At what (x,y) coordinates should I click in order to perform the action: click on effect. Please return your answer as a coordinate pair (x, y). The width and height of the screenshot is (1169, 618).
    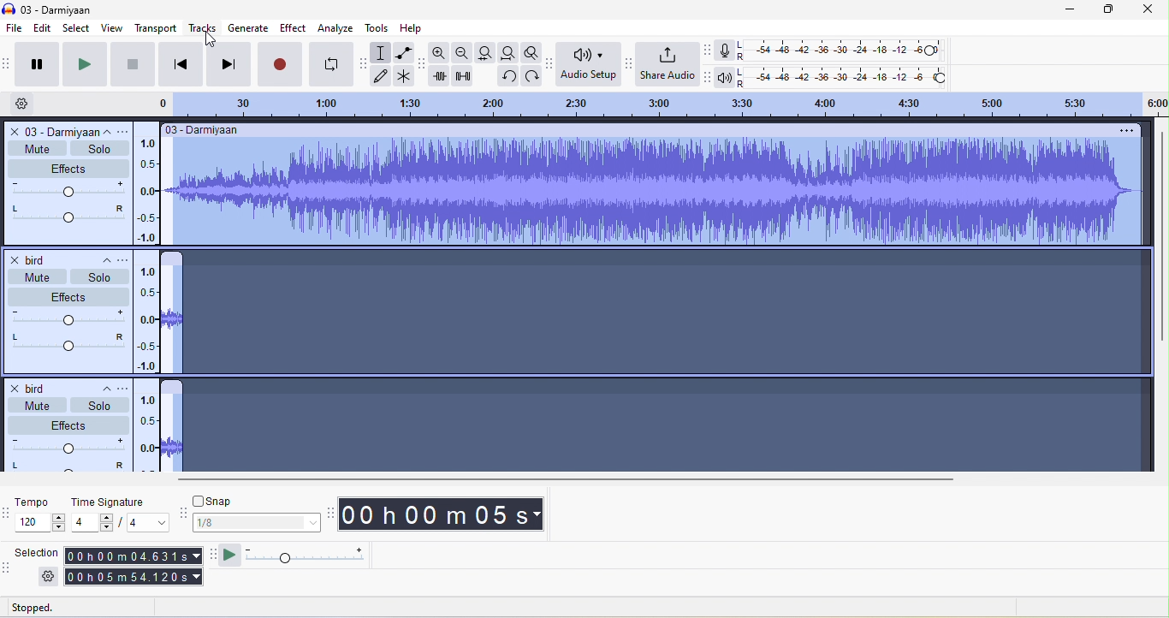
    Looking at the image, I should click on (67, 168).